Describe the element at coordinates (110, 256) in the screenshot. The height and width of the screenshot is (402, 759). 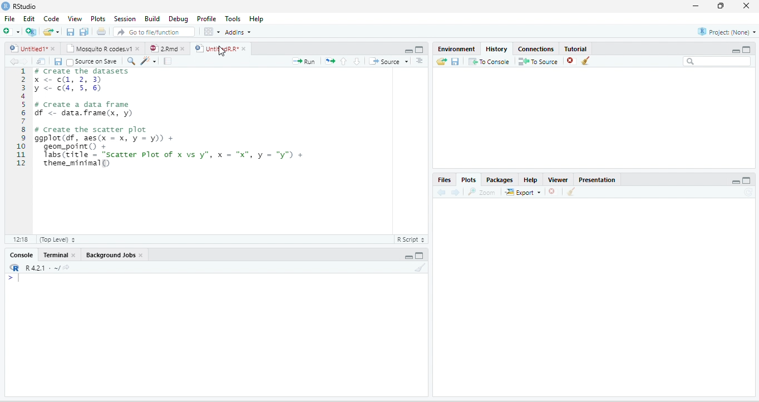
I see `Background Jobs` at that location.